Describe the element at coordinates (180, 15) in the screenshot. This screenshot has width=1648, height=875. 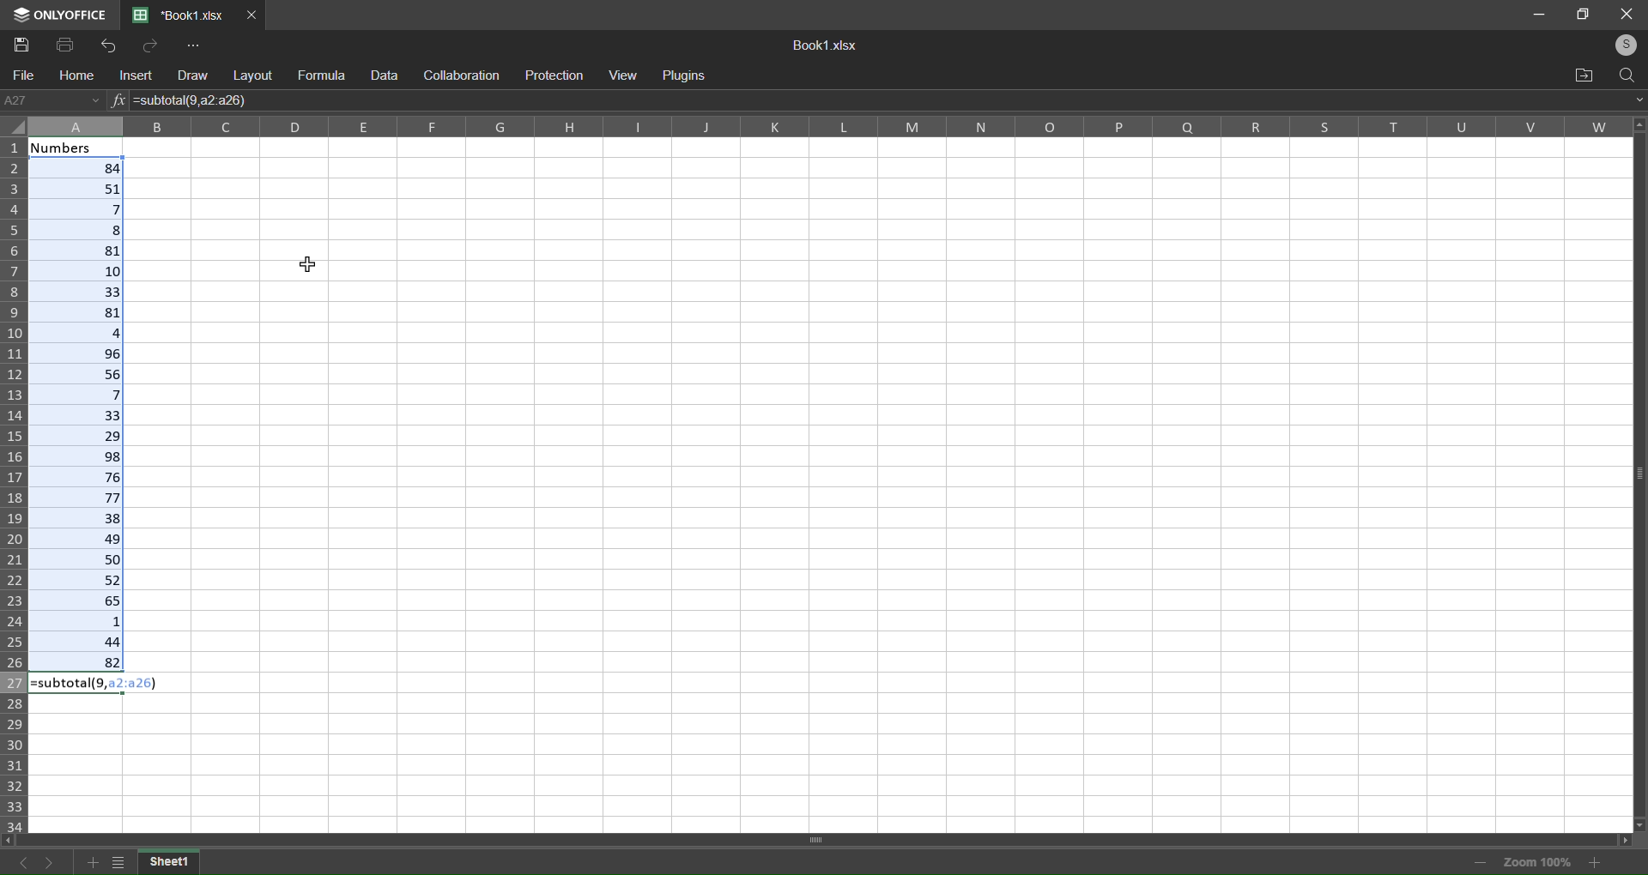
I see `*Book1.xlsx` at that location.